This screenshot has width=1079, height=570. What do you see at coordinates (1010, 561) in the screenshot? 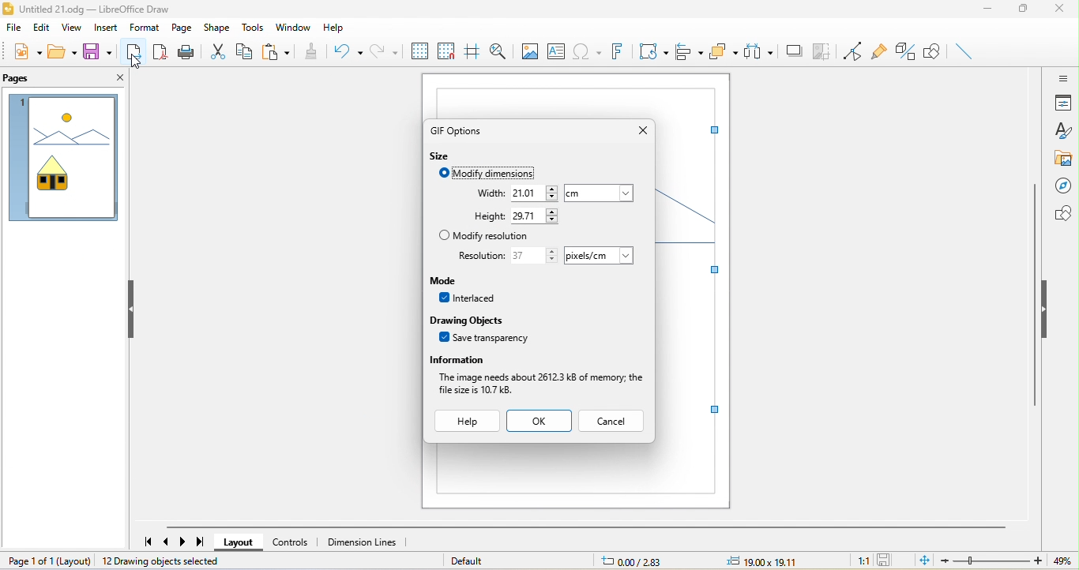
I see `zoom` at bounding box center [1010, 561].